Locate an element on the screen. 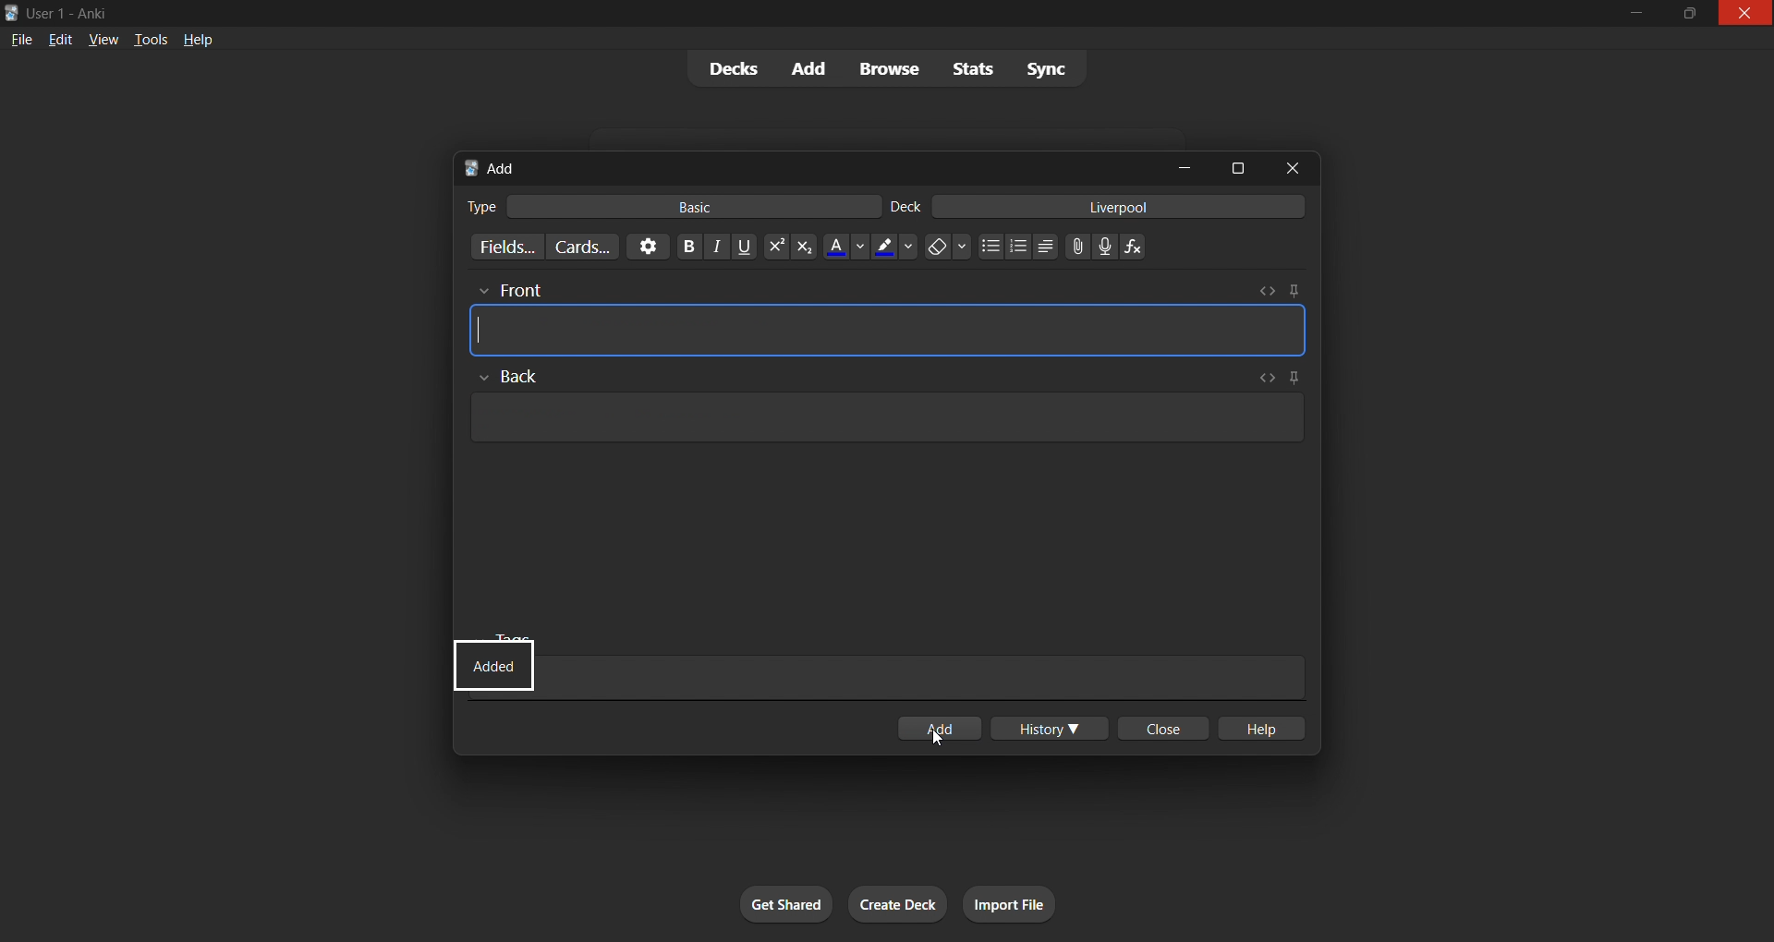  options is located at coordinates (643, 247).